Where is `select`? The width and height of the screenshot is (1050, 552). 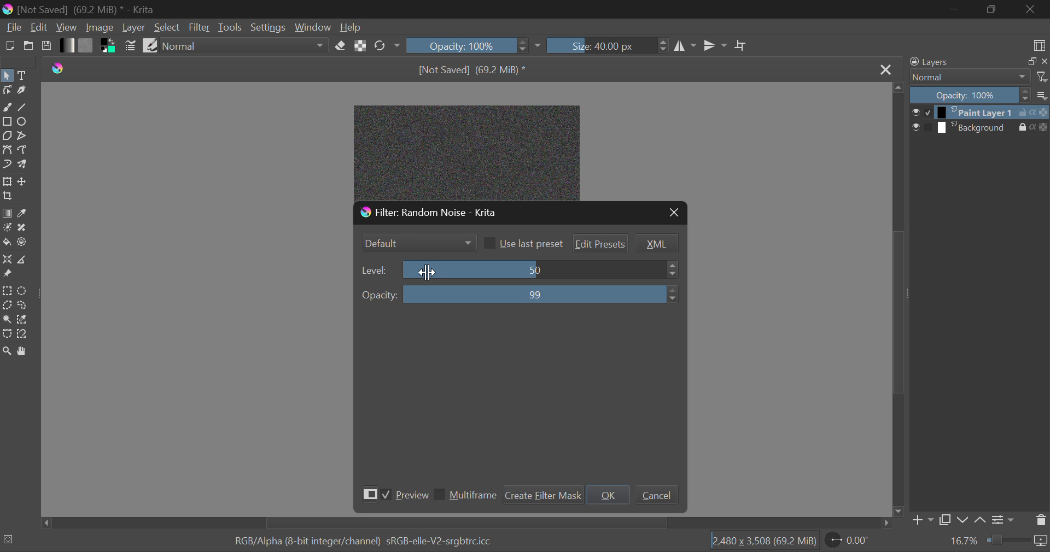 select is located at coordinates (914, 111).